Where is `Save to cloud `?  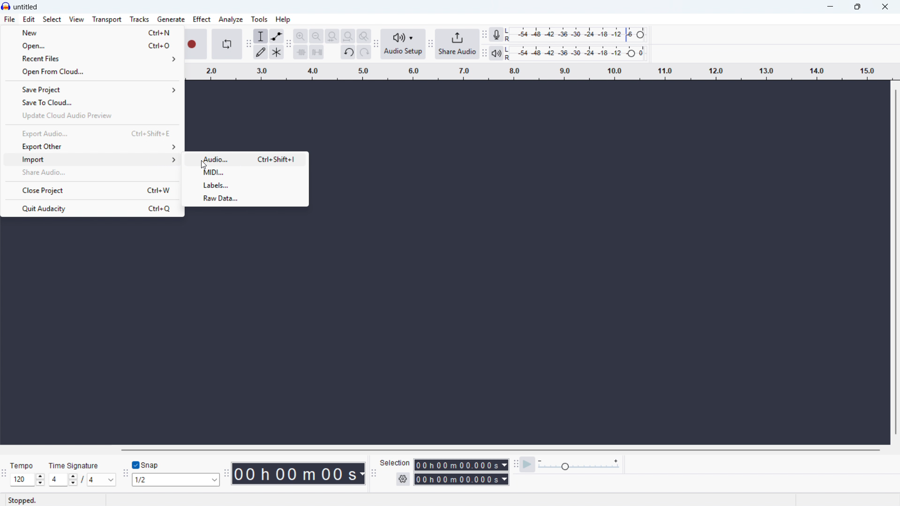 Save to cloud  is located at coordinates (91, 104).